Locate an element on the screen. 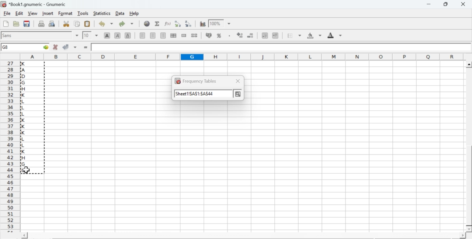 The width and height of the screenshot is (472, 239). drop down is located at coordinates (77, 35).